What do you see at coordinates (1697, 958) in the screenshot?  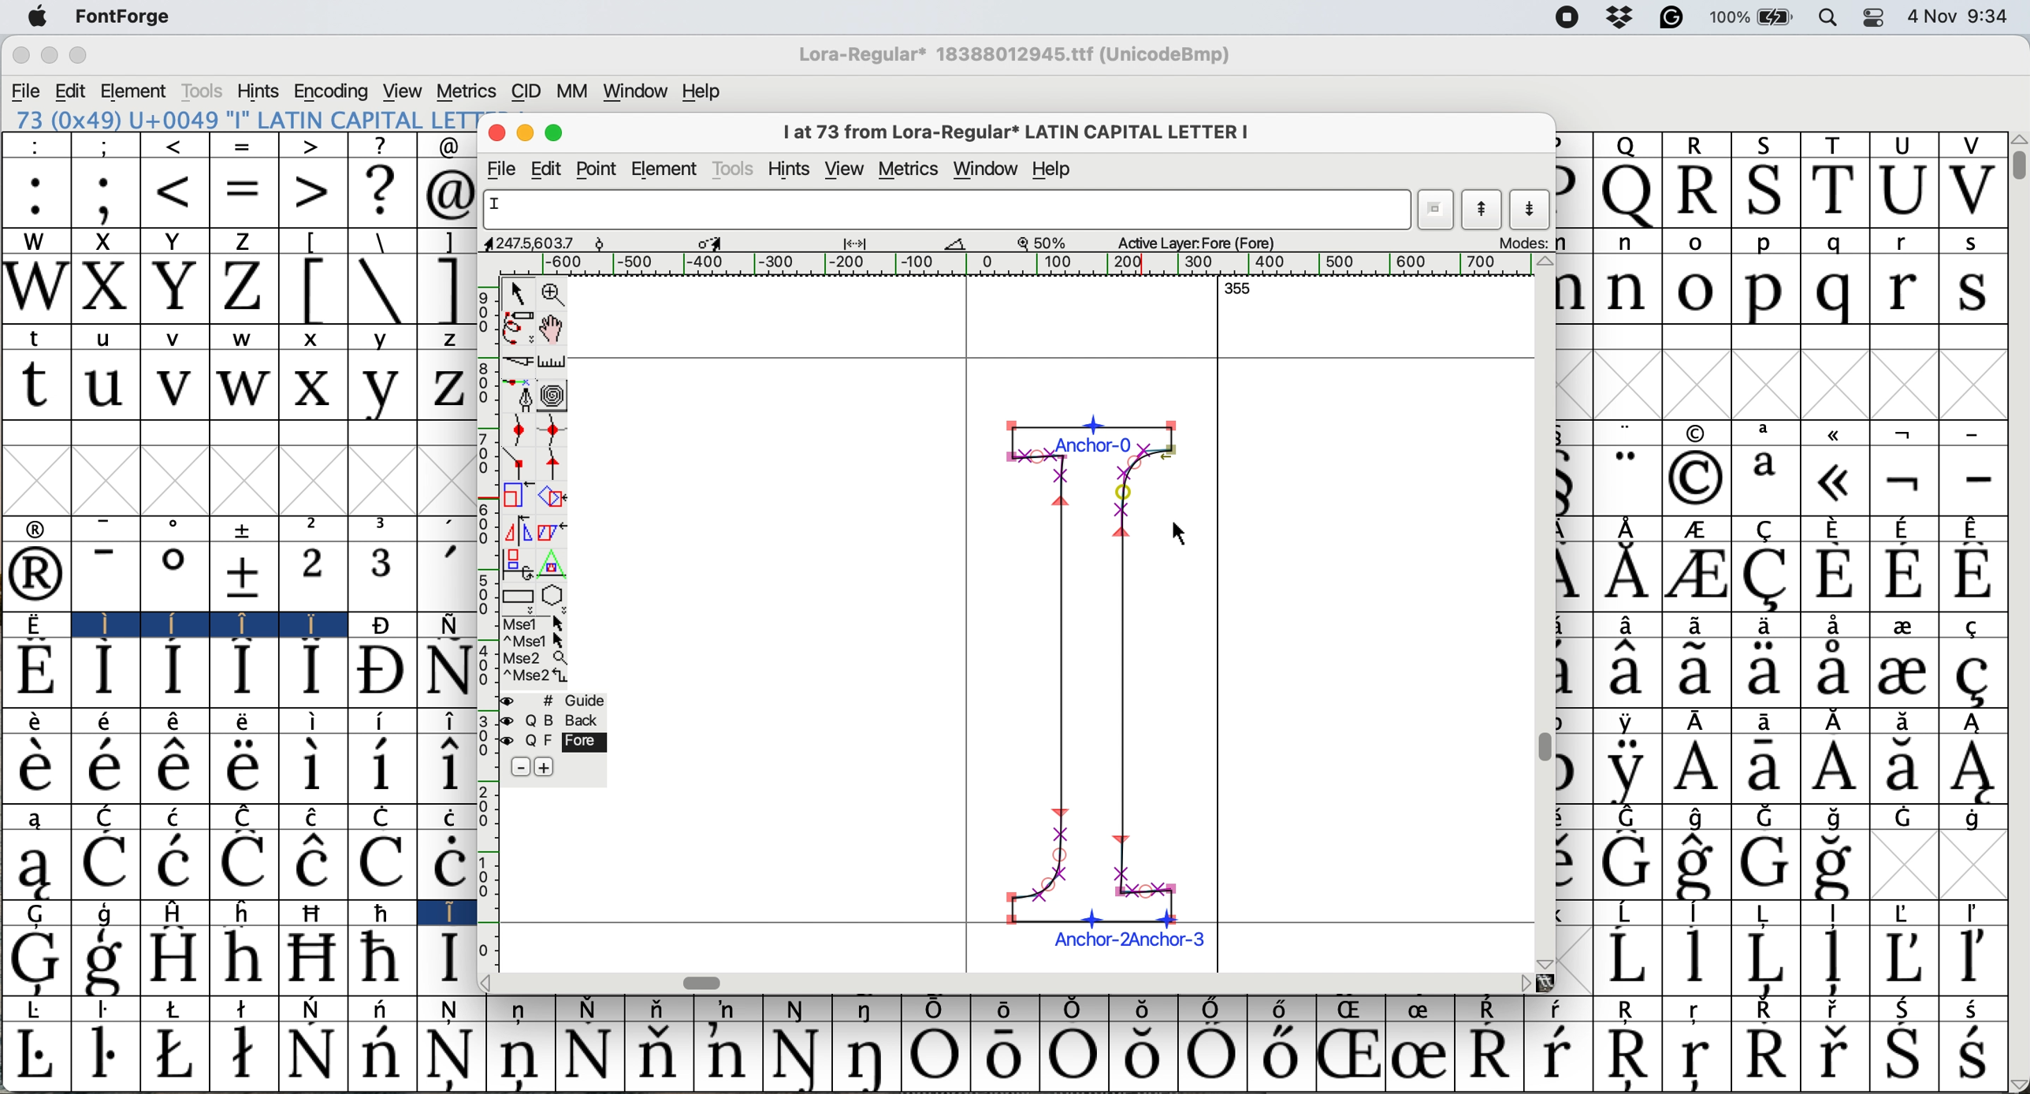 I see `Symbol` at bounding box center [1697, 958].